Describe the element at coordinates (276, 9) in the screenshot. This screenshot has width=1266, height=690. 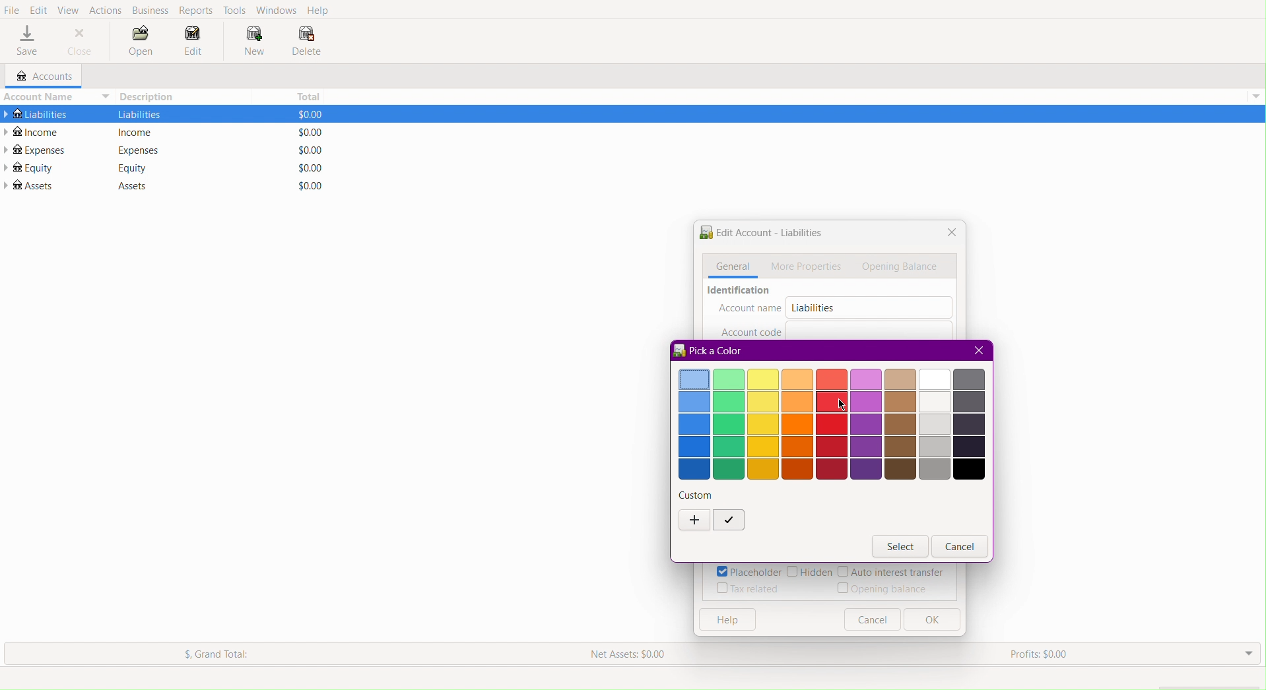
I see `Windows` at that location.